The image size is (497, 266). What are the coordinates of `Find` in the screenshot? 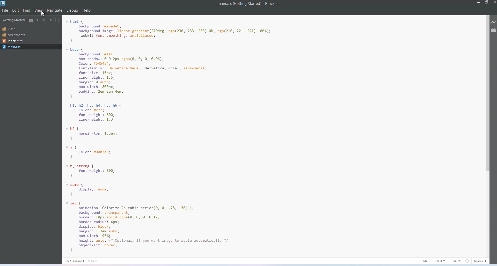 It's located at (27, 11).